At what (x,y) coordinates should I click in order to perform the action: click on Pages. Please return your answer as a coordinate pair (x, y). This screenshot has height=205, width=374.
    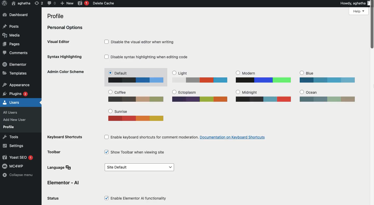
    Looking at the image, I should click on (12, 44).